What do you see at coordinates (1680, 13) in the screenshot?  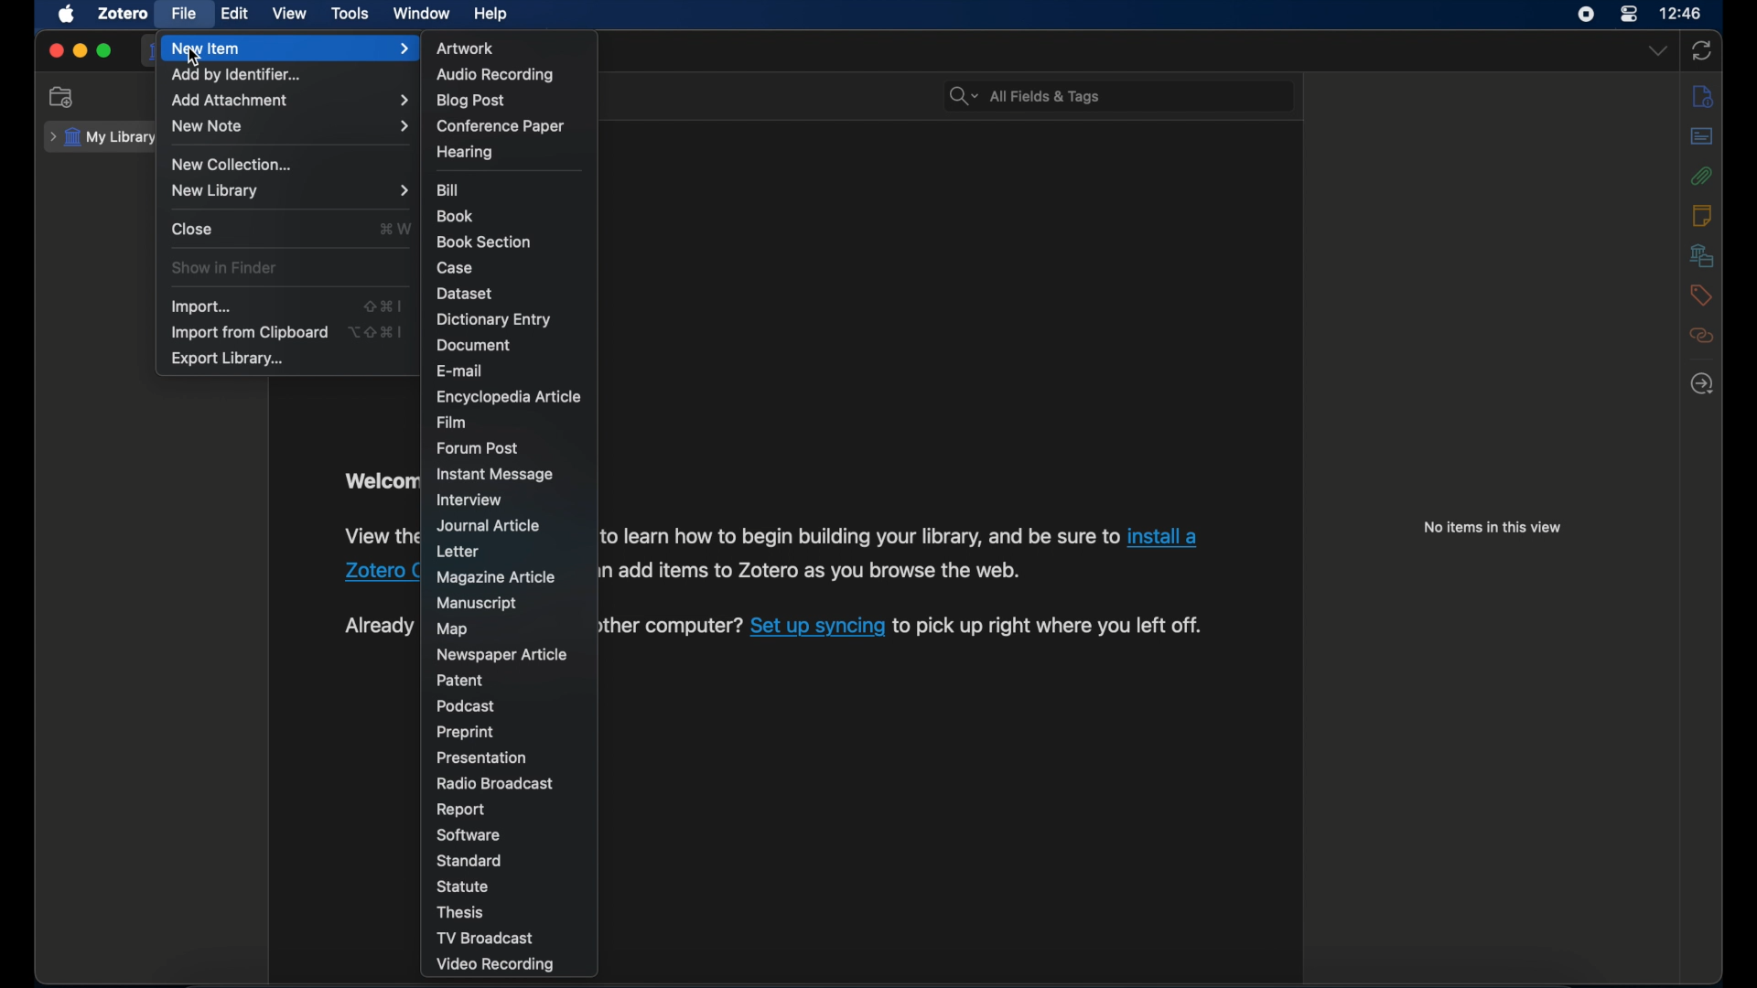 I see `time` at bounding box center [1680, 13].